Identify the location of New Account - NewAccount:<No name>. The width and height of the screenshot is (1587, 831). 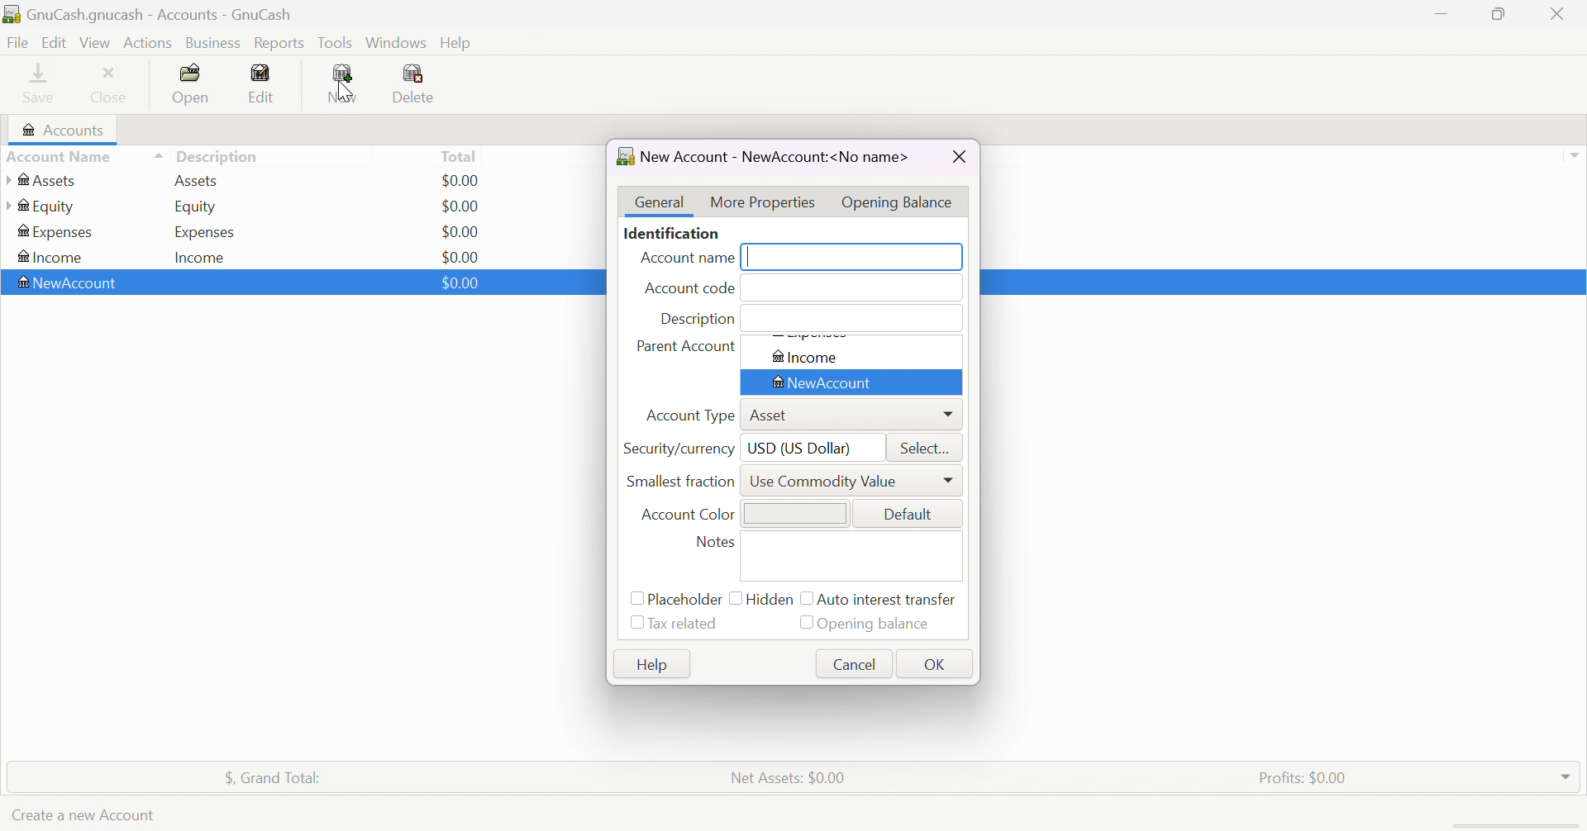
(765, 157).